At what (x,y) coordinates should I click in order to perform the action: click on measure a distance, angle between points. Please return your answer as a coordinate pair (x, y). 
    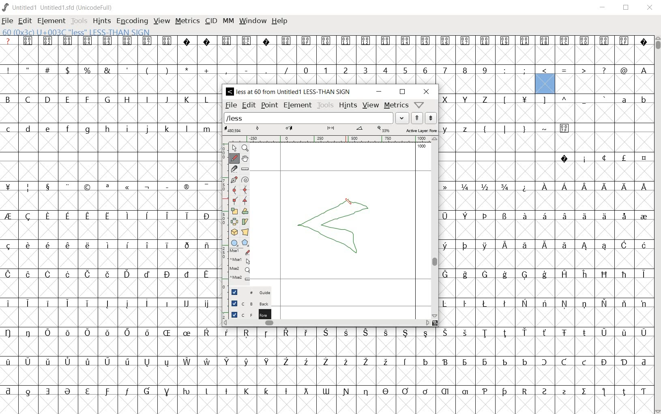
    Looking at the image, I should click on (245, 169).